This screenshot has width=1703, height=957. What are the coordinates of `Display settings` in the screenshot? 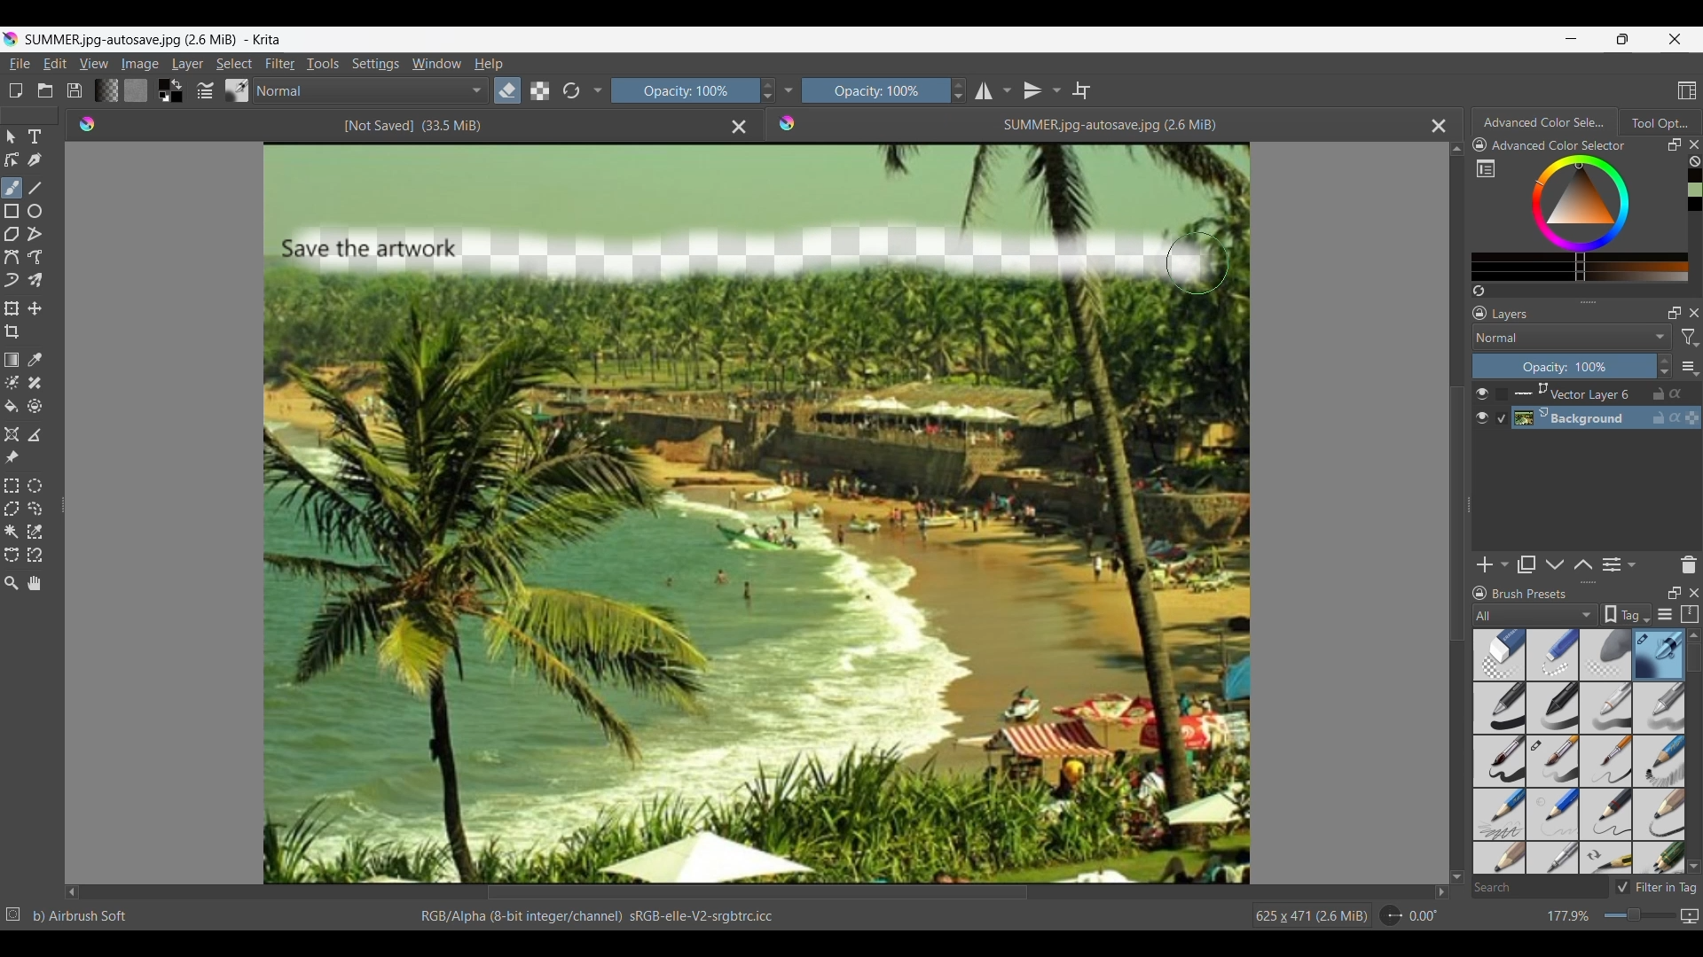 It's located at (1665, 614).